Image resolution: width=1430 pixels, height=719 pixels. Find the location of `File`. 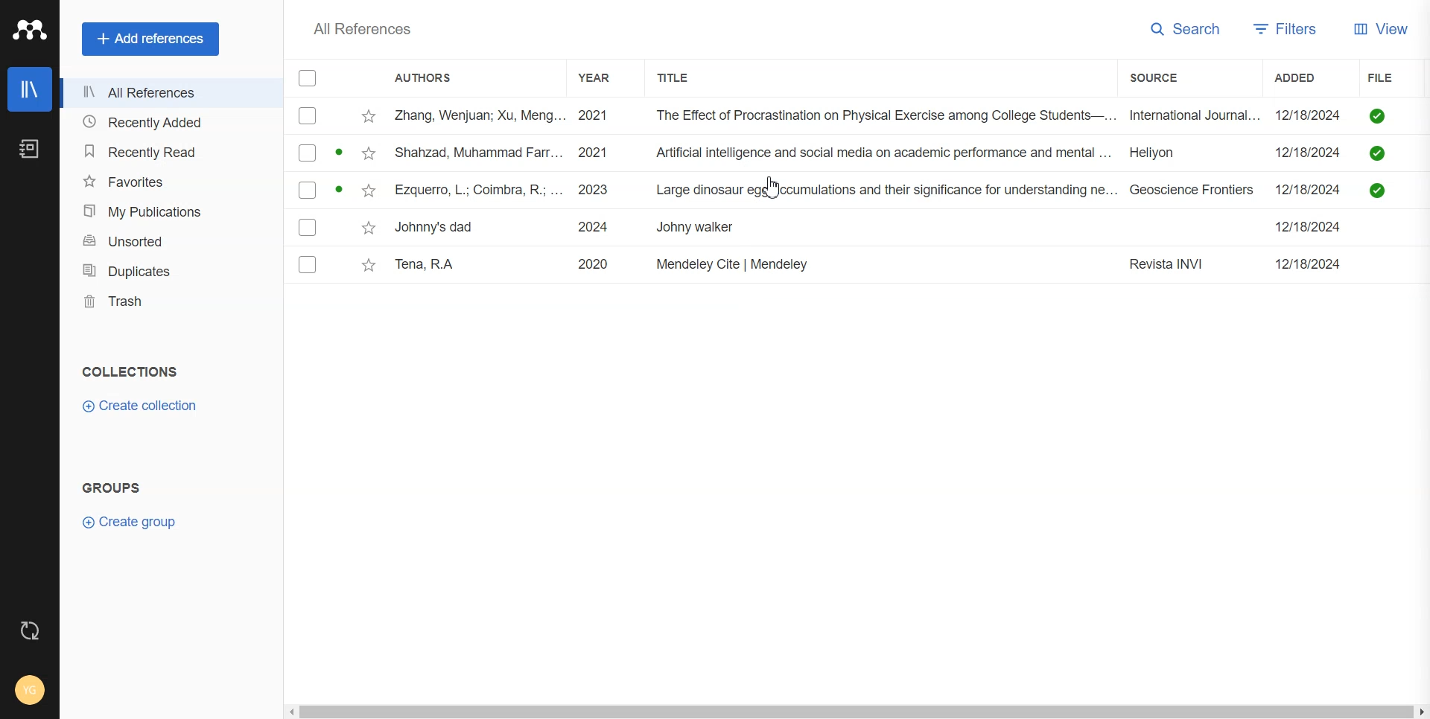

File is located at coordinates (1391, 77).